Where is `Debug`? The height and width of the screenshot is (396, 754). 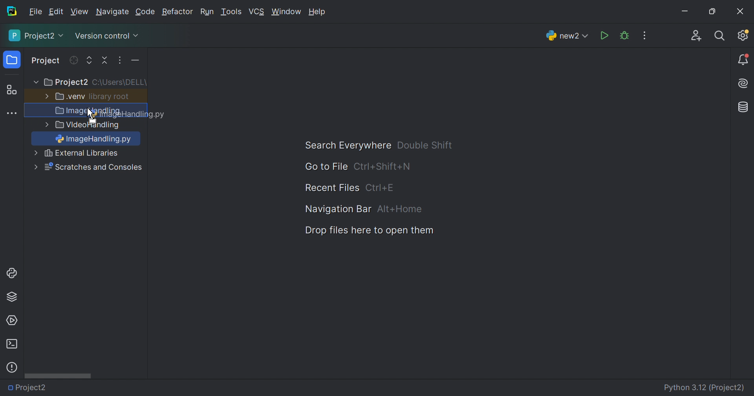 Debug is located at coordinates (624, 36).